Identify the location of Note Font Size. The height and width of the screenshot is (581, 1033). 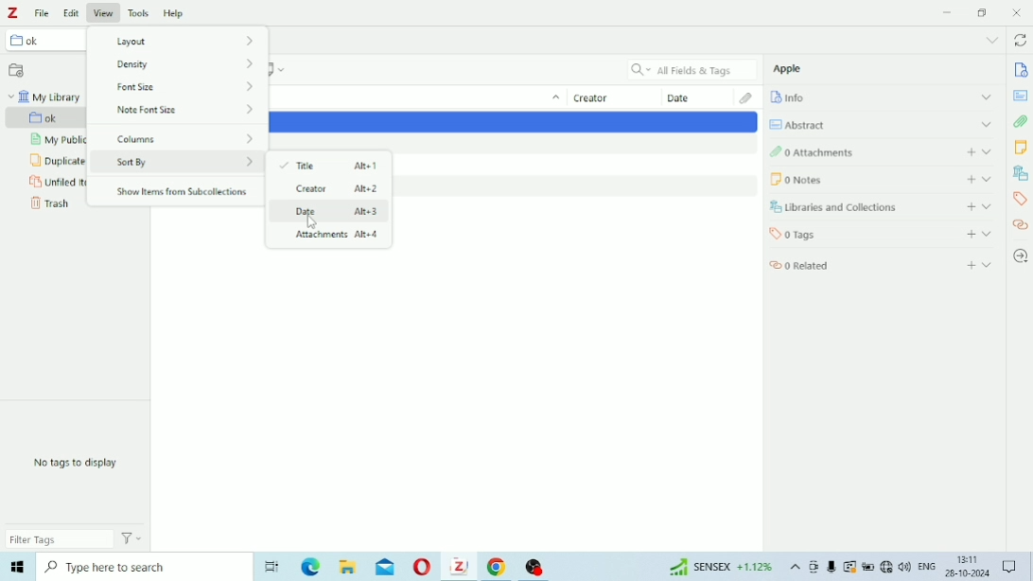
(186, 112).